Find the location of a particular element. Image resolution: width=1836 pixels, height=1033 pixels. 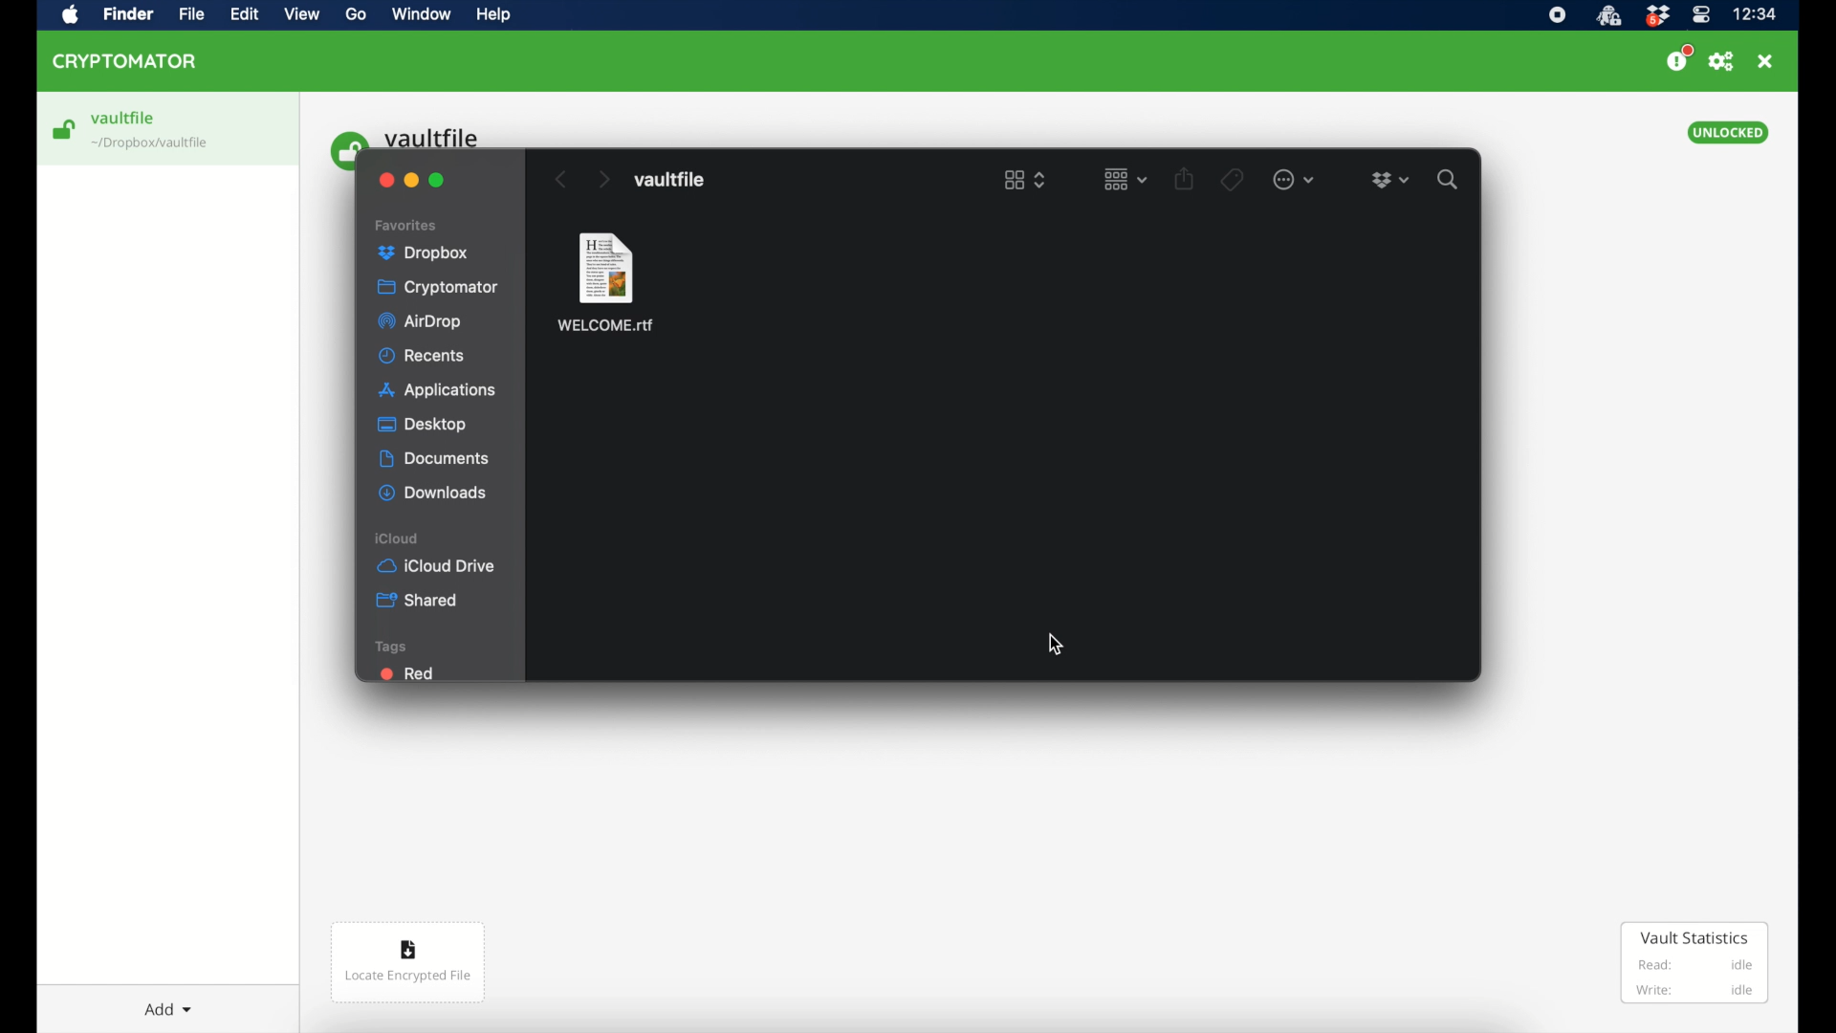

dropbox icon is located at coordinates (1657, 14).